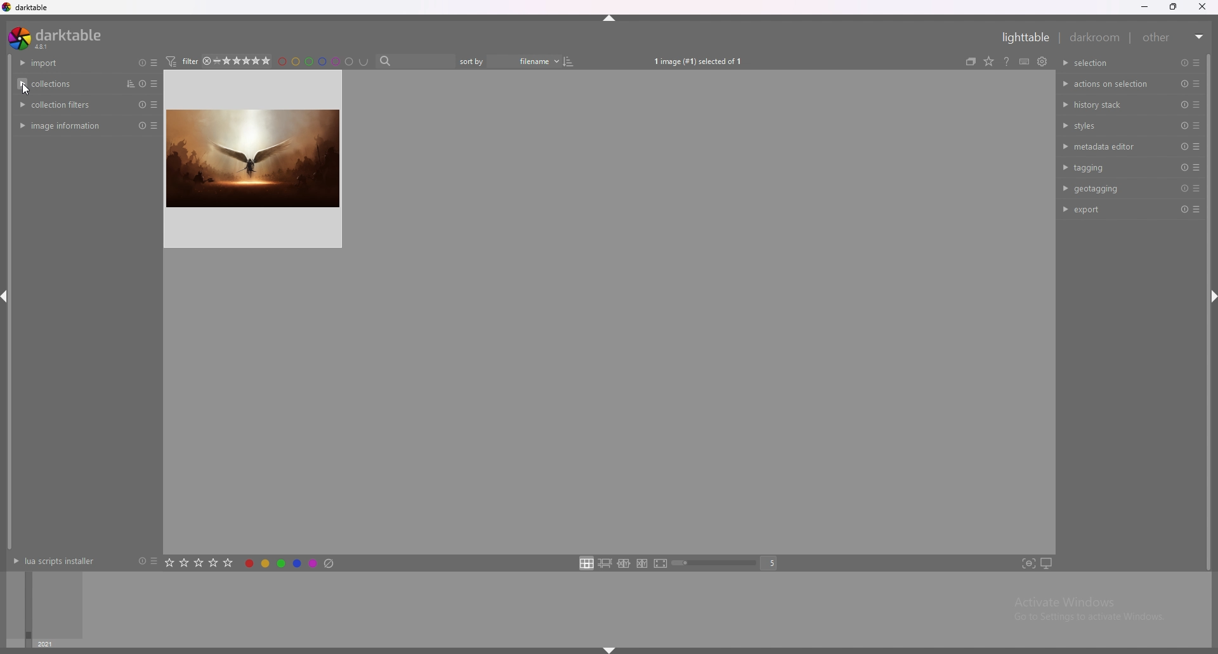  Describe the element at coordinates (1182, 147) in the screenshot. I see `reset` at that location.